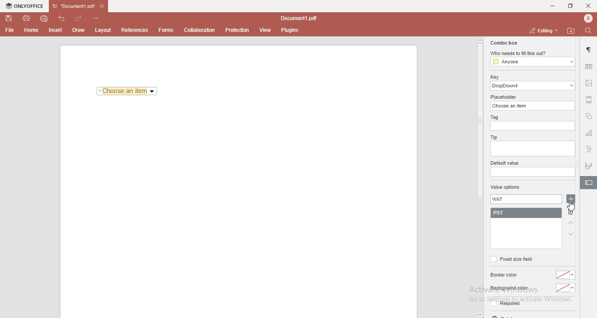 This screenshot has width=597, height=318. Describe the element at coordinates (532, 149) in the screenshot. I see `empty box` at that location.